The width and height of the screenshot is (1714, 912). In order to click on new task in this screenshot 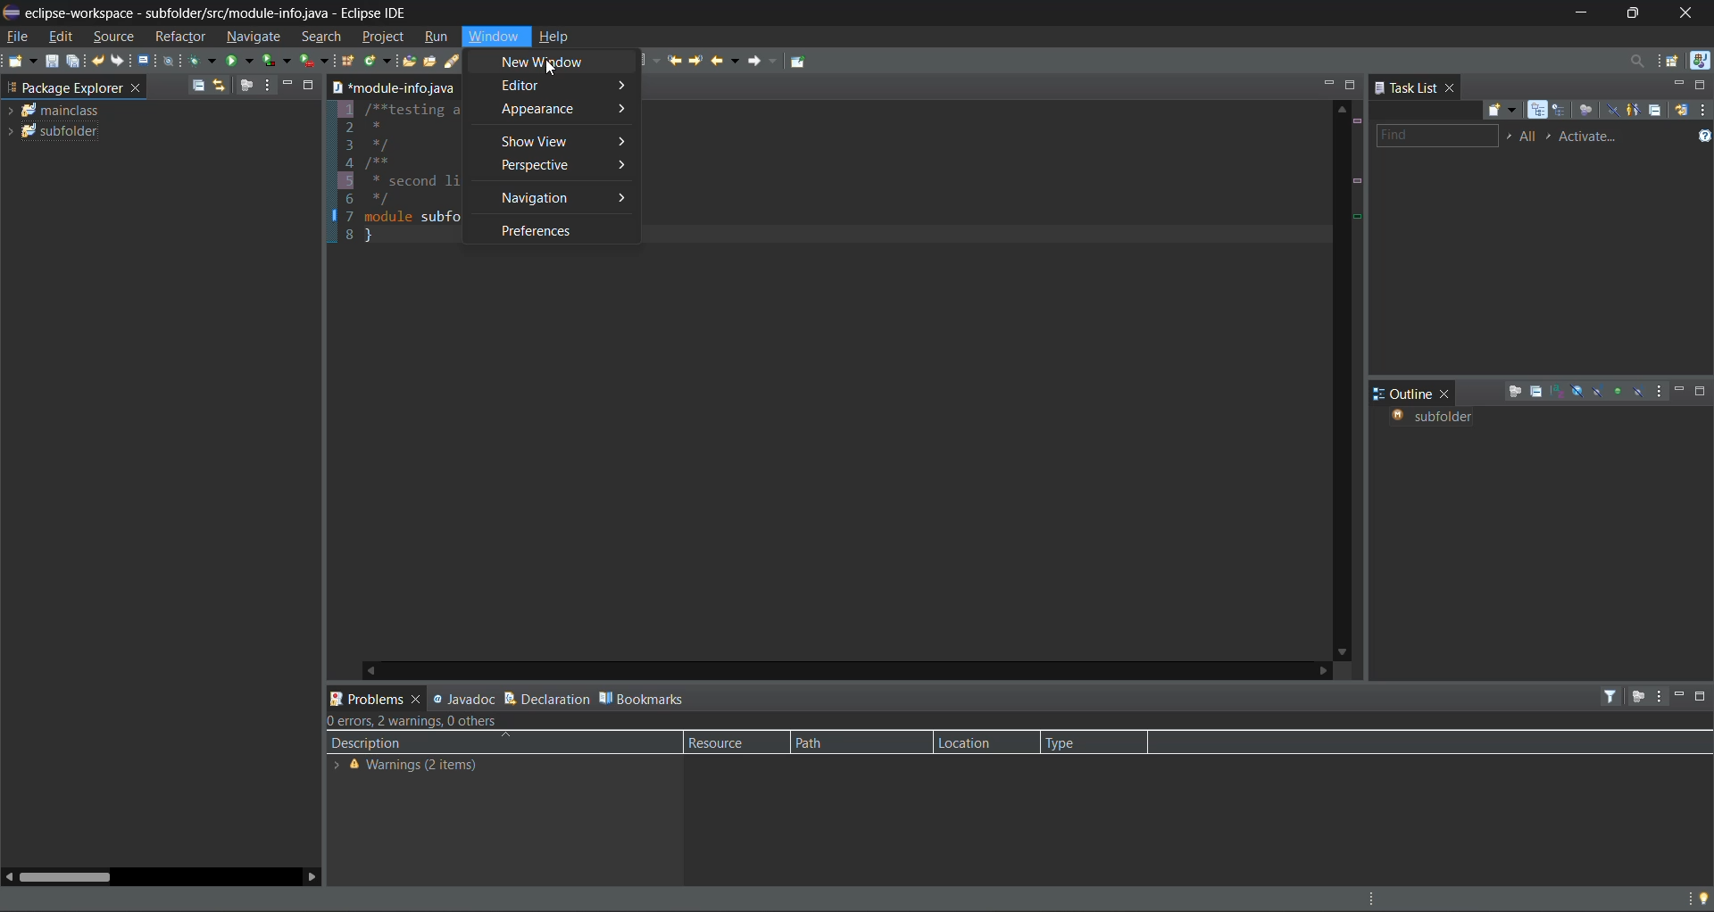, I will do `click(1504, 110)`.